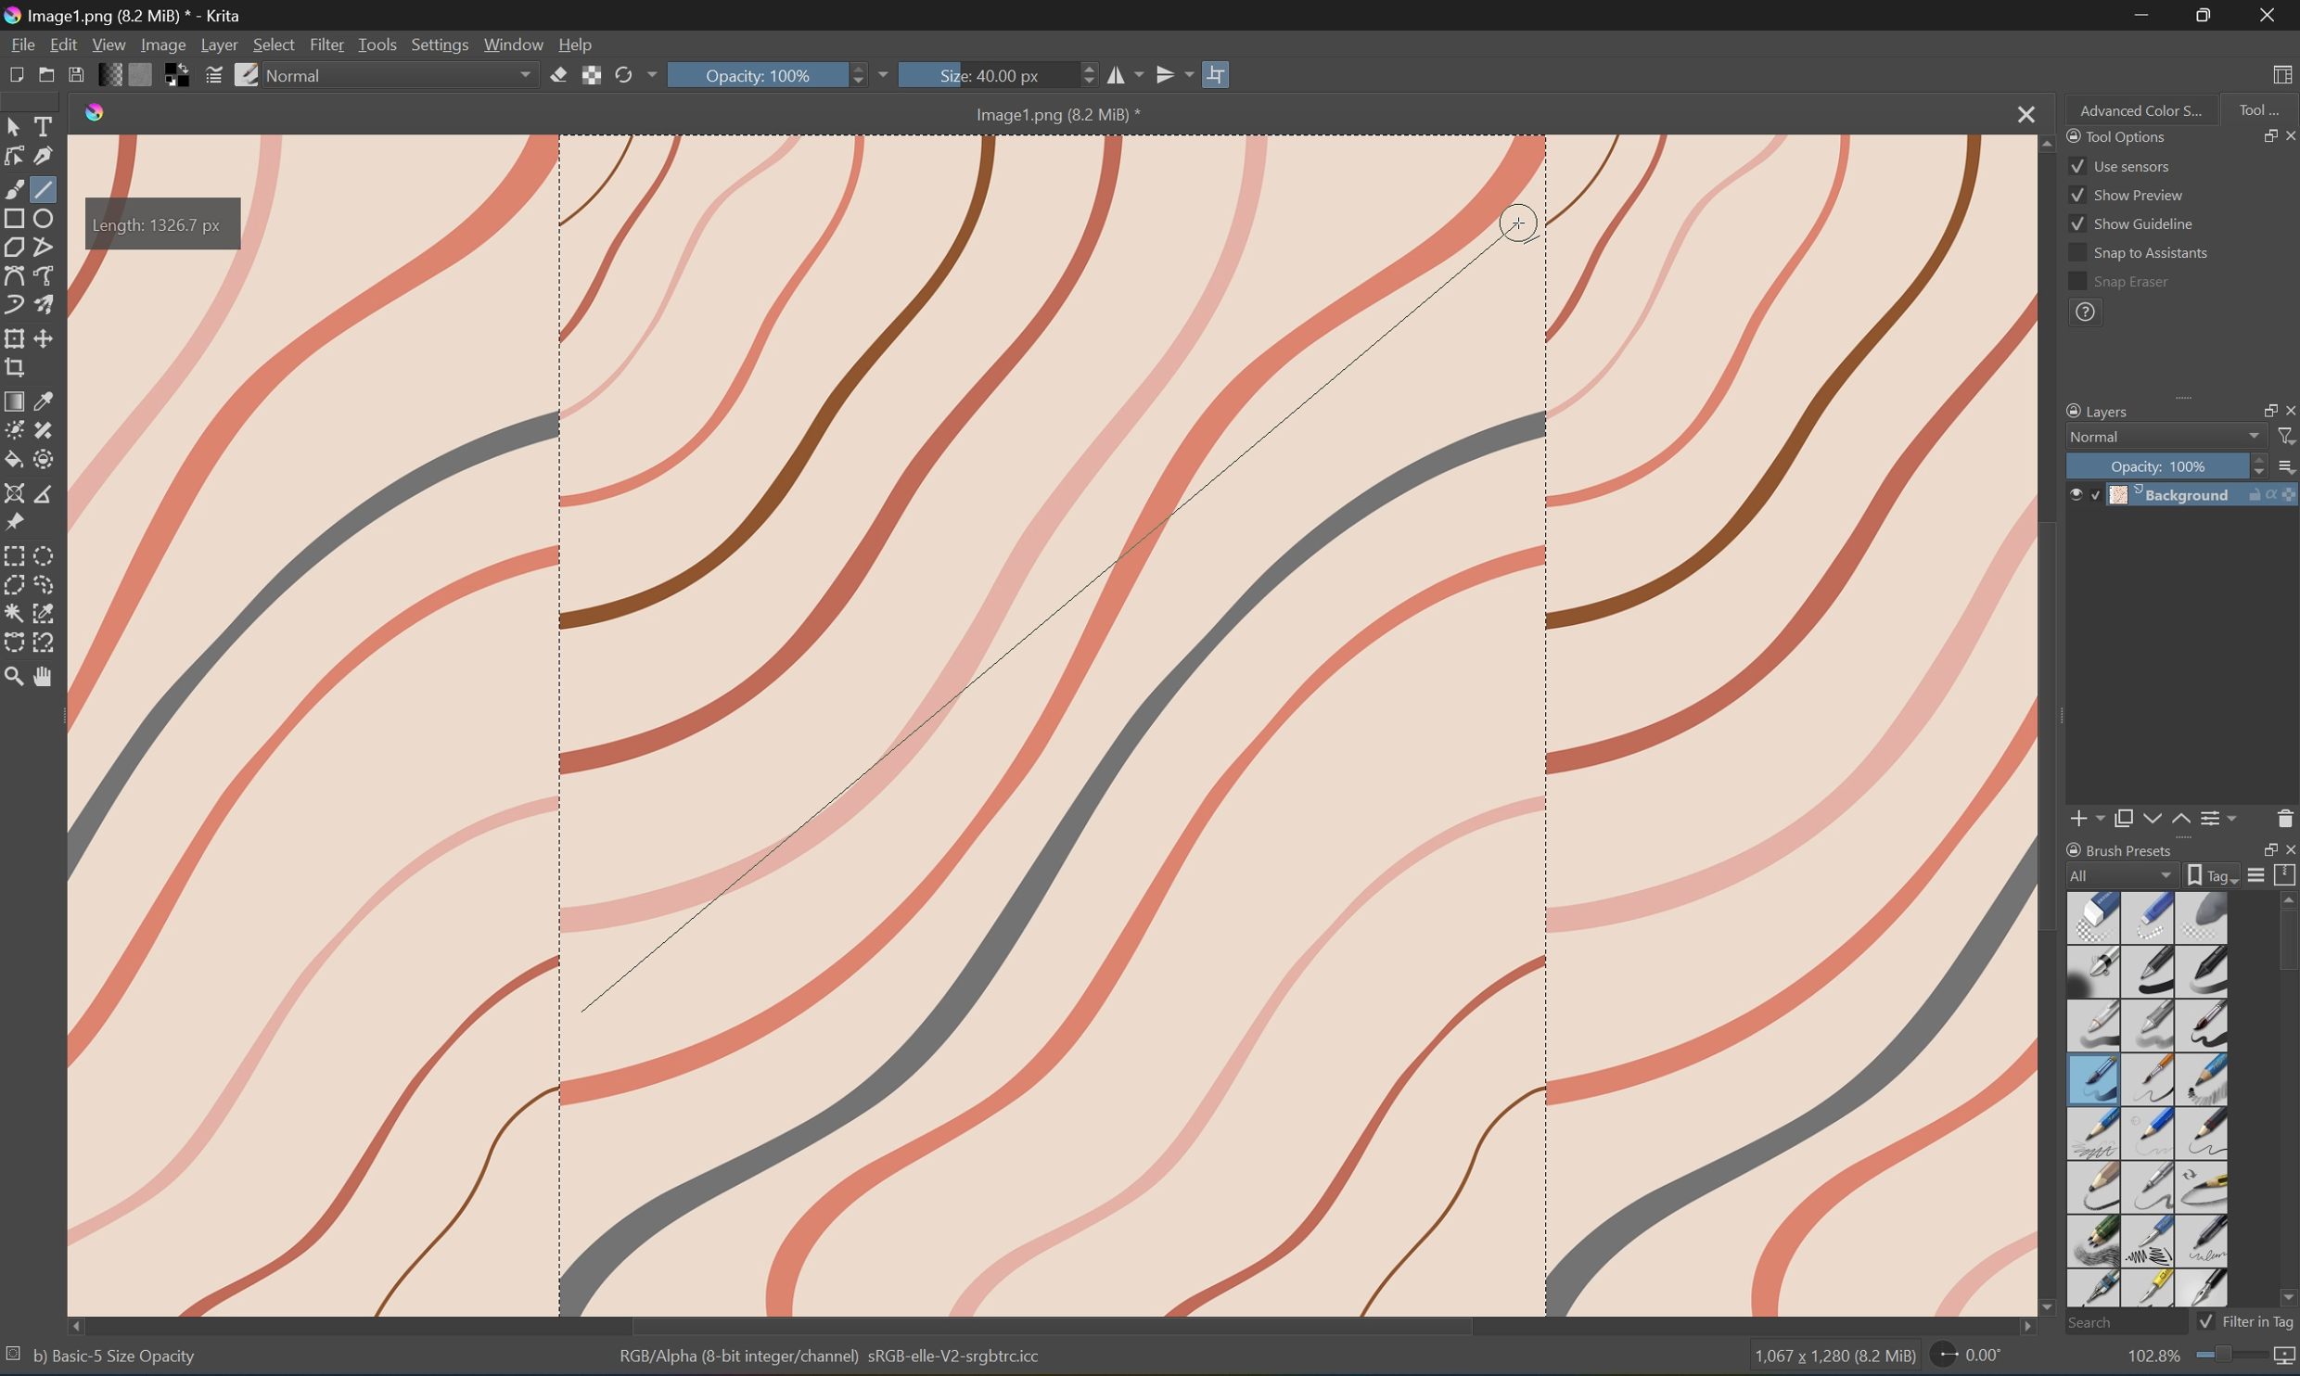 The image size is (2300, 1376). Describe the element at coordinates (1155, 723) in the screenshot. I see `Image` at that location.